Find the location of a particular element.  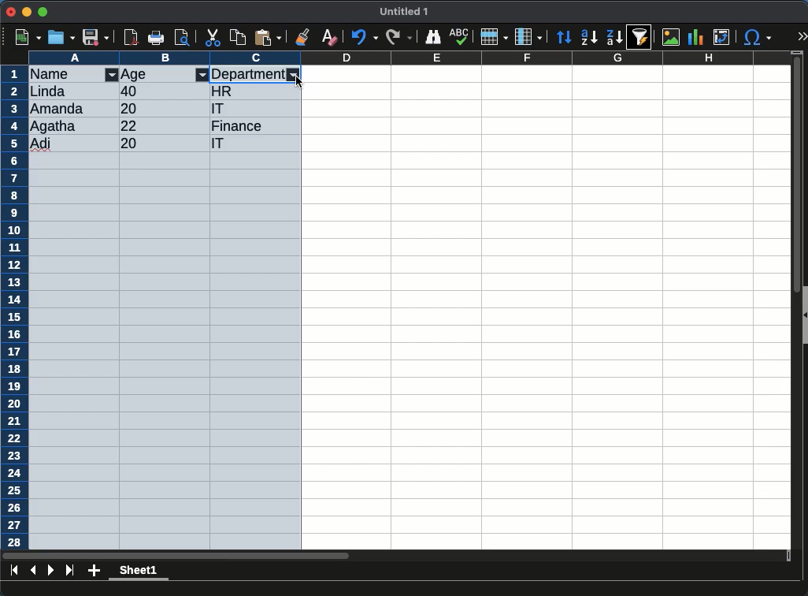

first sheet is located at coordinates (14, 570).